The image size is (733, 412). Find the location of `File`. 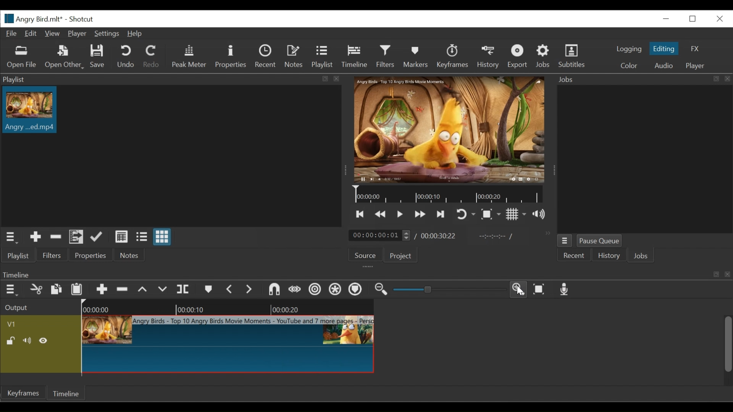

File is located at coordinates (12, 34).